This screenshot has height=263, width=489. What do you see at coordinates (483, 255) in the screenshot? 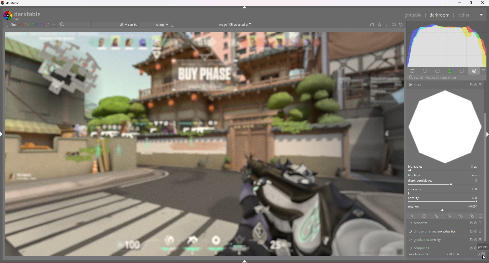
I see `` at bounding box center [483, 255].